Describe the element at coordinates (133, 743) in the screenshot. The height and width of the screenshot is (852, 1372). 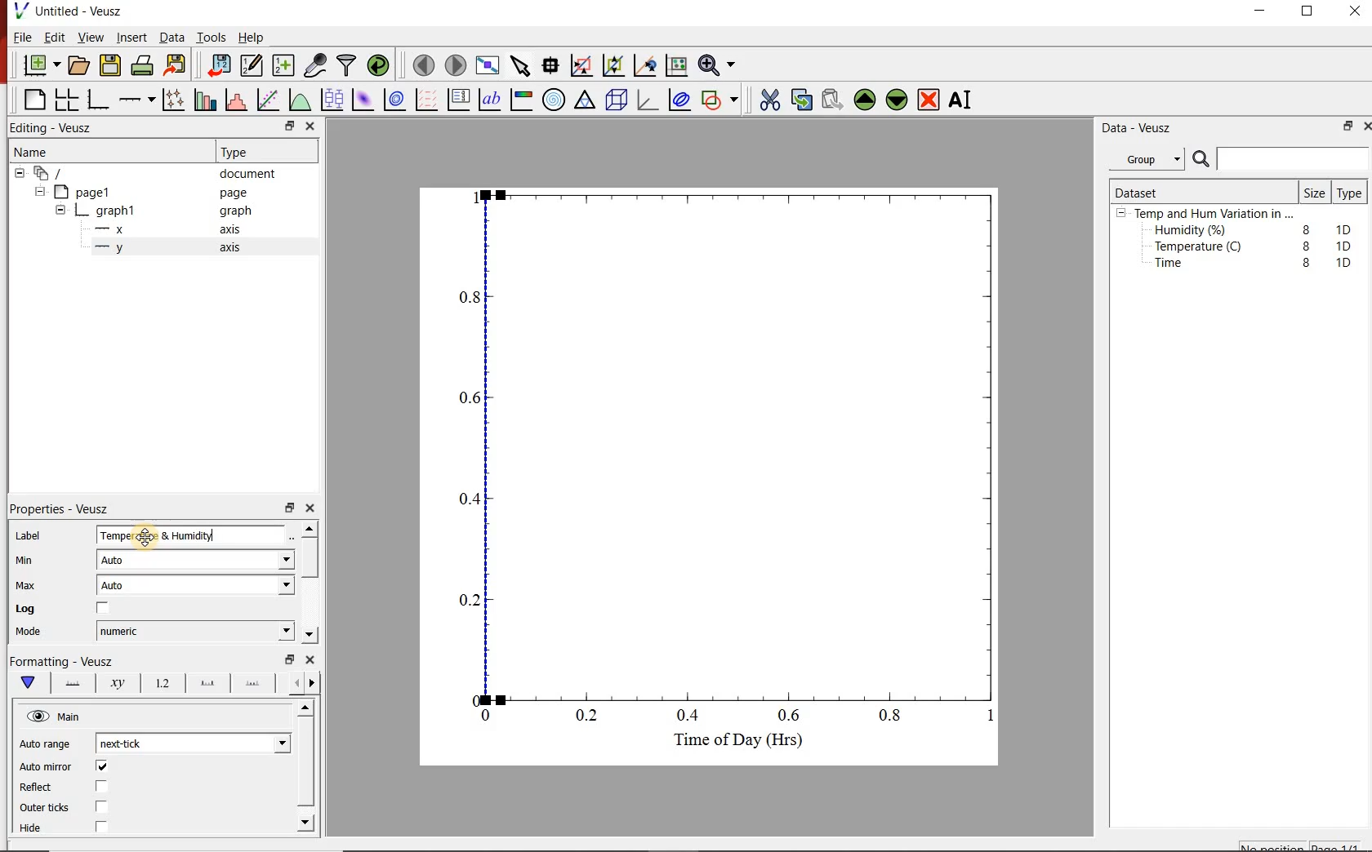
I see `next-tick` at that location.